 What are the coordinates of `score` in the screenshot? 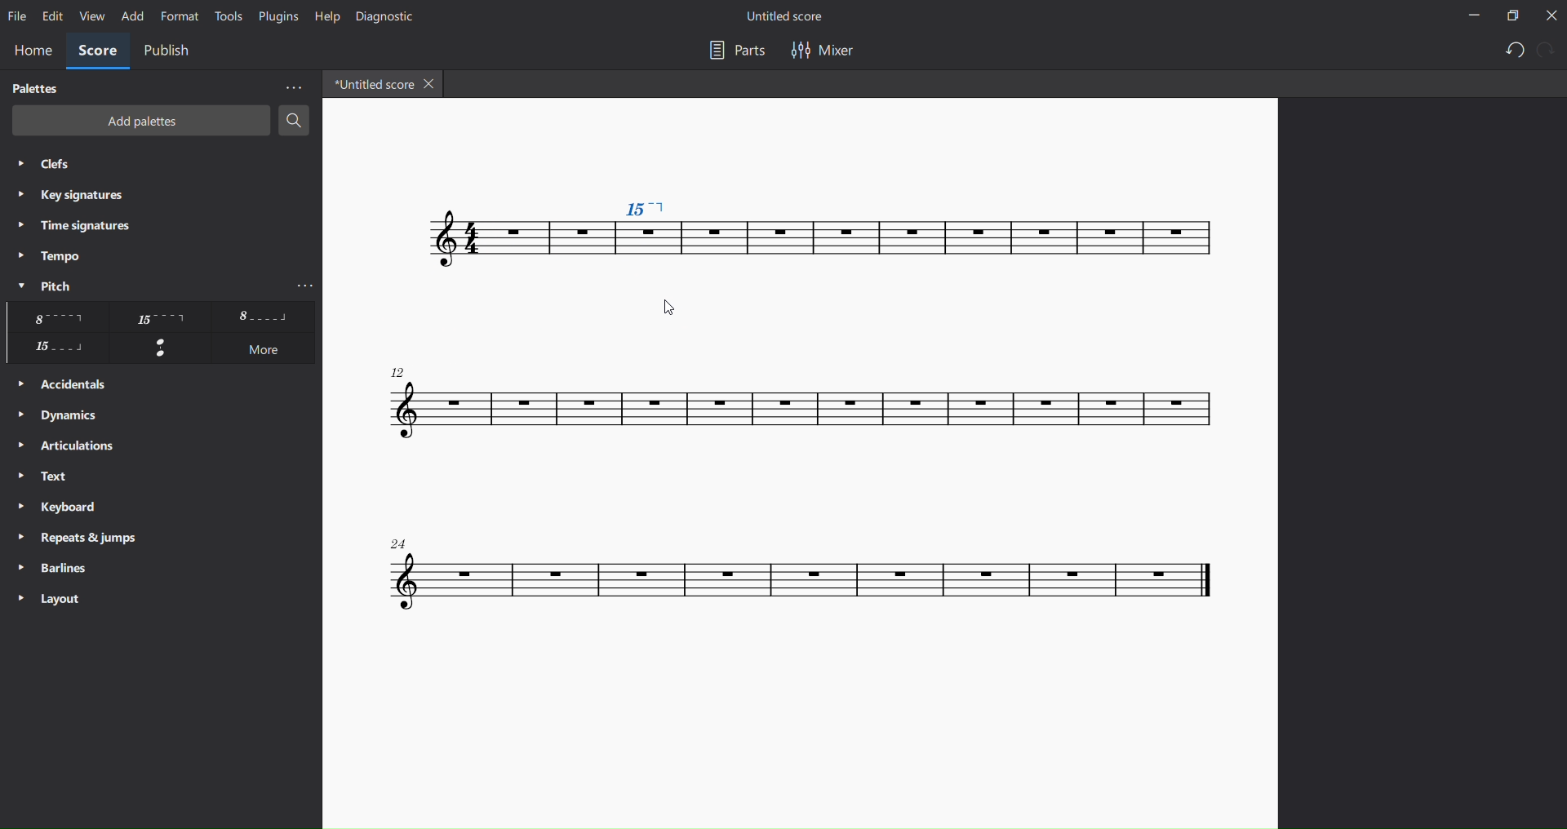 It's located at (790, 411).